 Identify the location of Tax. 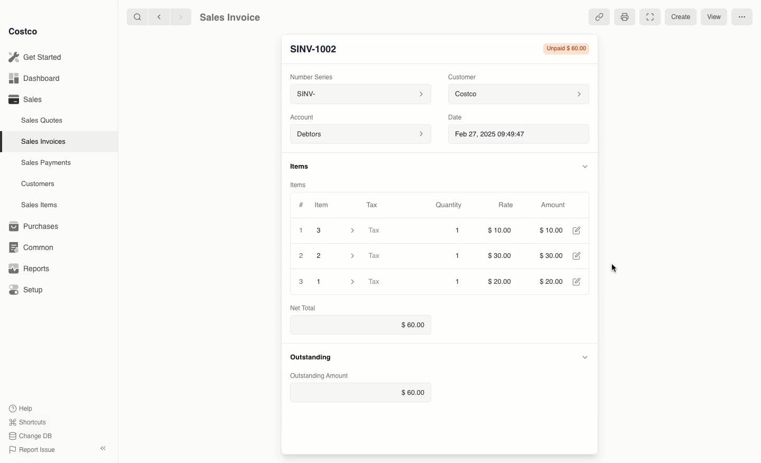
(387, 256).